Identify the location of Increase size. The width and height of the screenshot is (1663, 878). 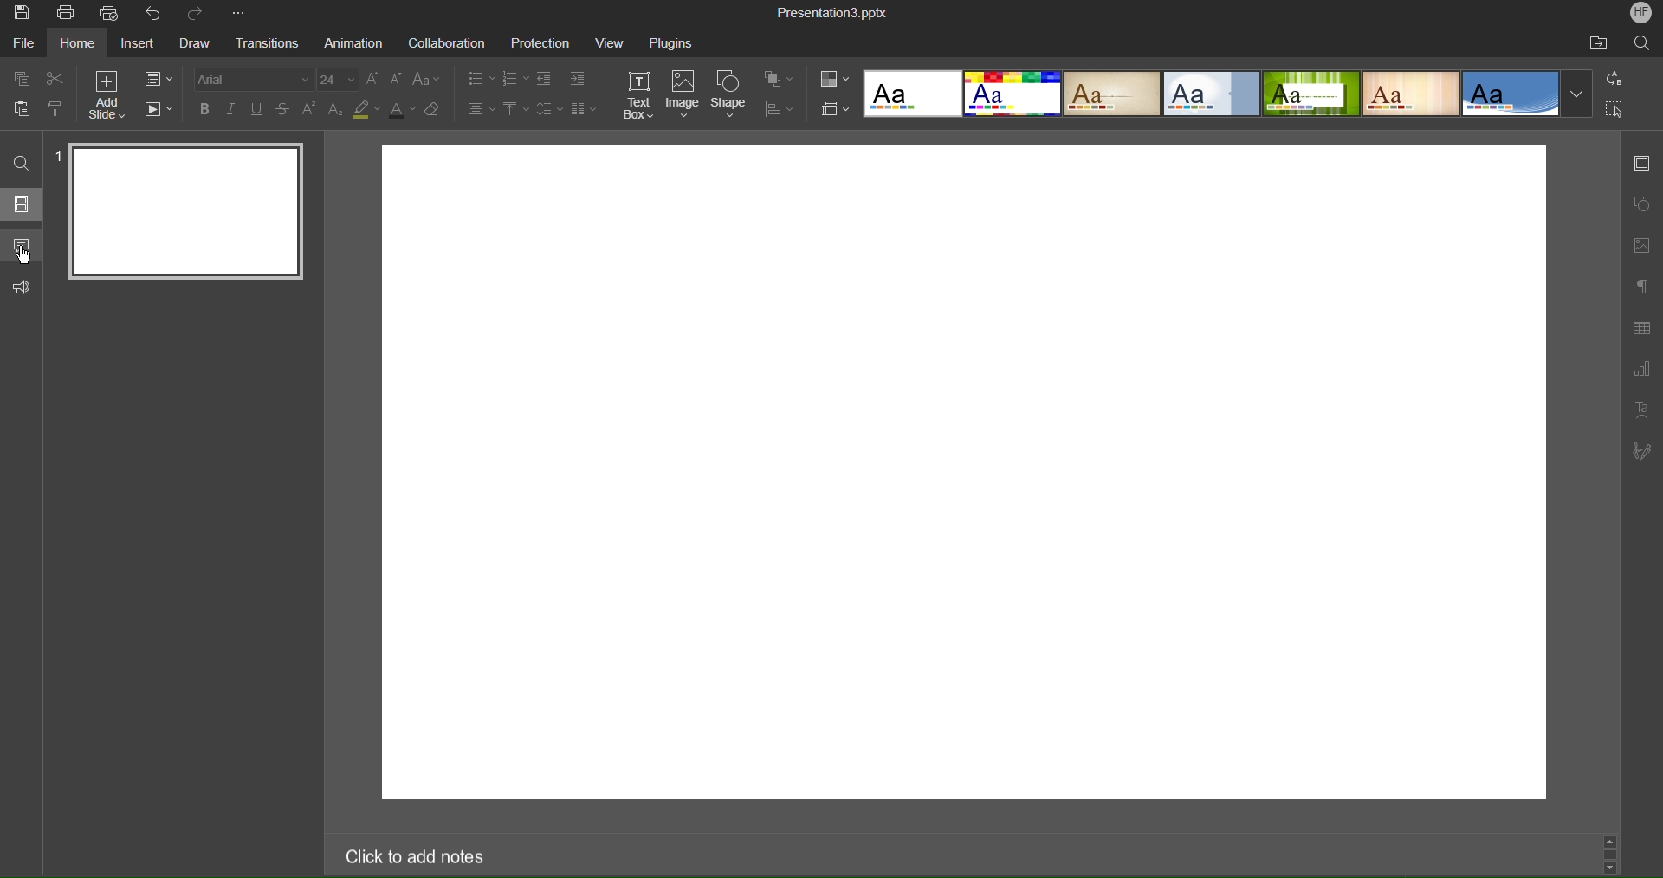
(373, 81).